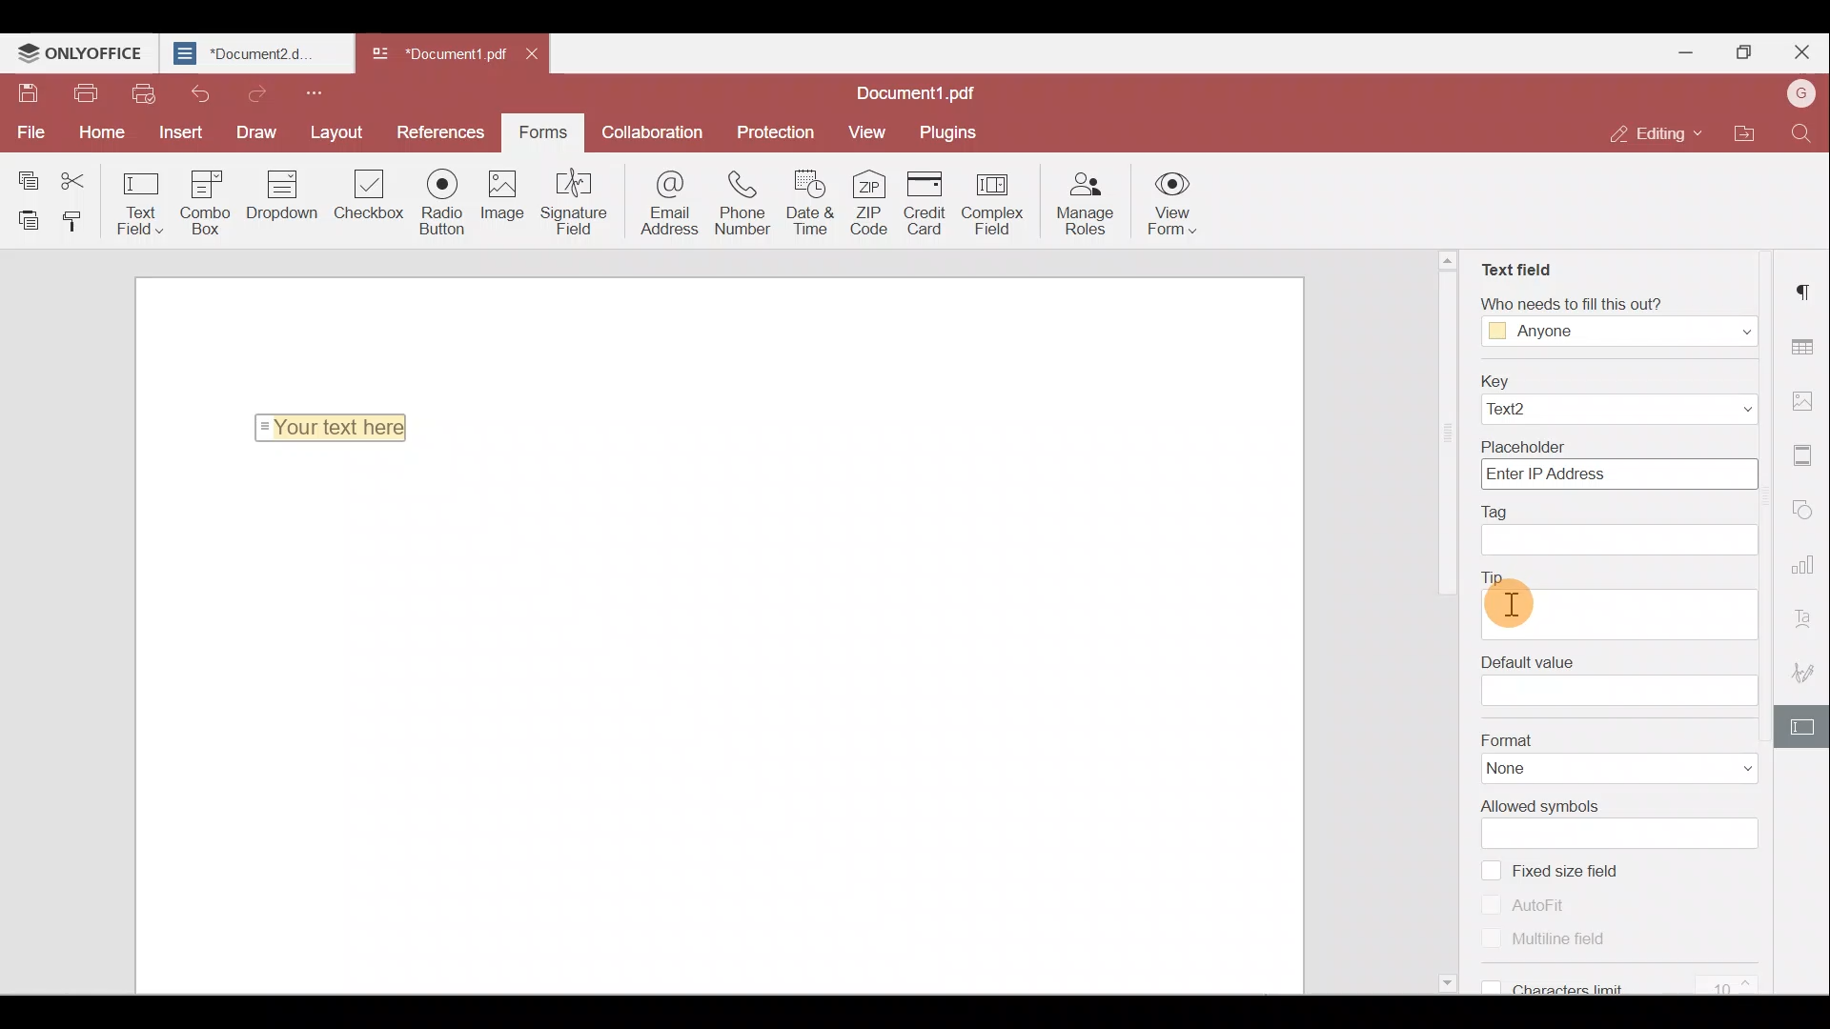 Image resolution: width=1830 pixels, height=1029 pixels. What do you see at coordinates (1617, 443) in the screenshot?
I see `Placeholder` at bounding box center [1617, 443].